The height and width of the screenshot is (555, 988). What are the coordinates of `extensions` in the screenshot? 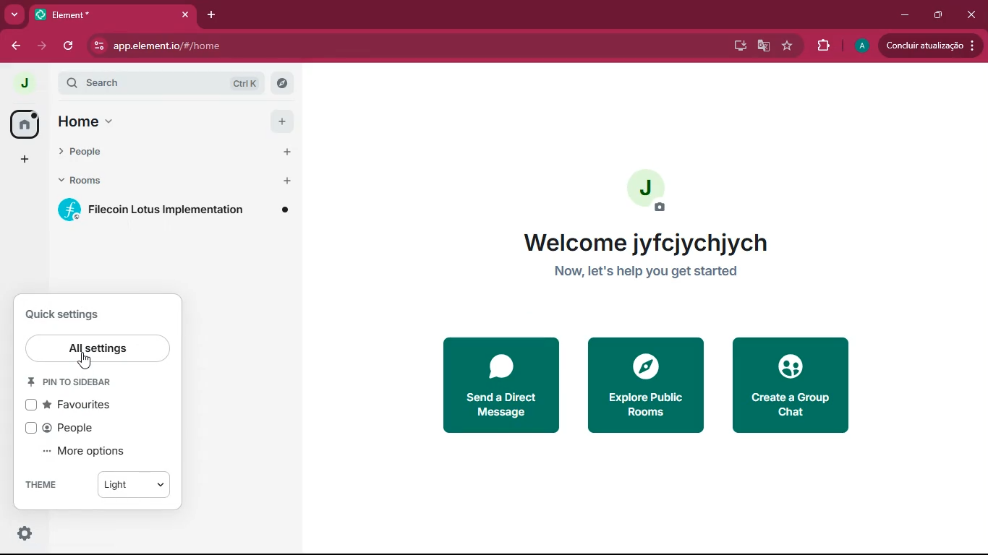 It's located at (825, 46).